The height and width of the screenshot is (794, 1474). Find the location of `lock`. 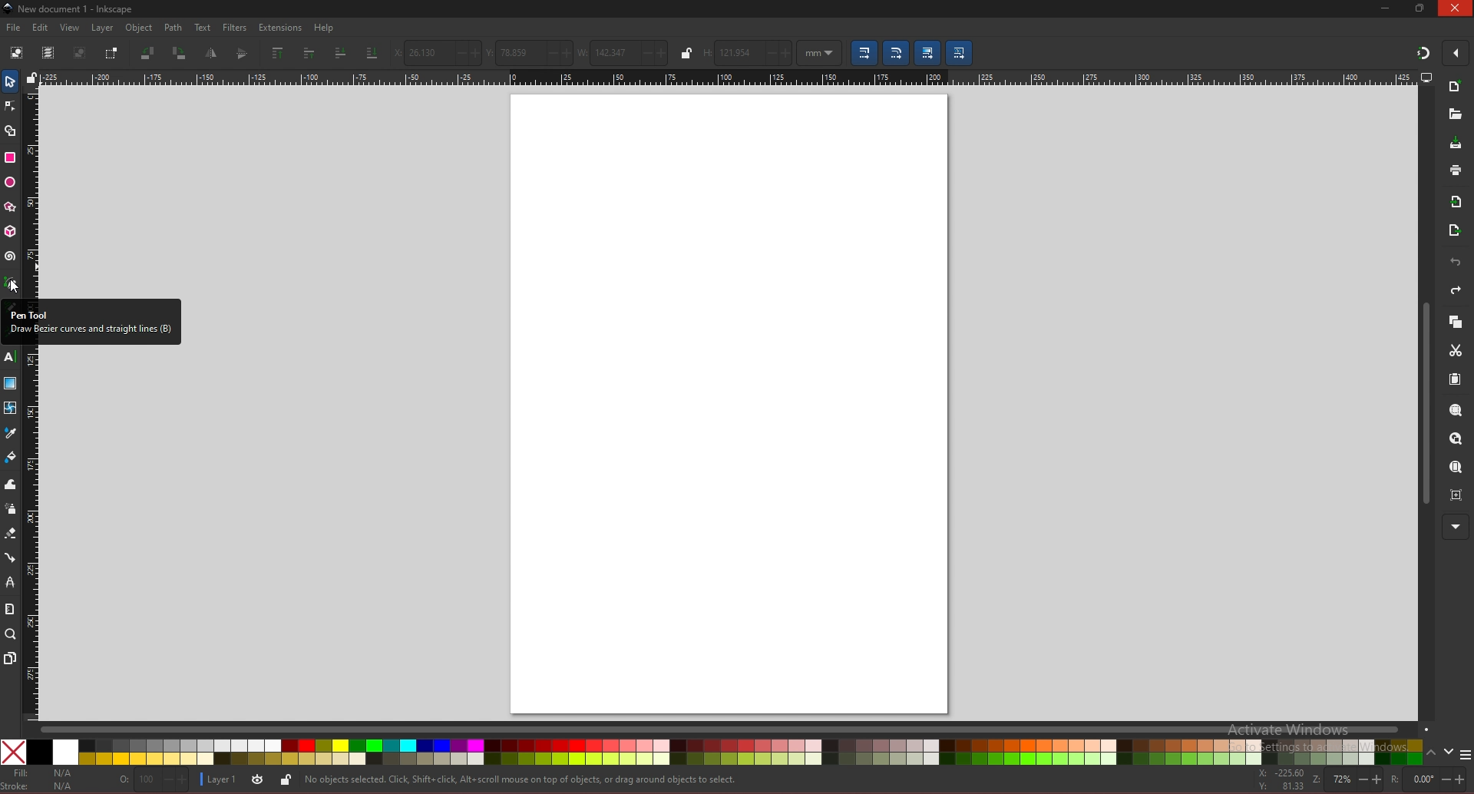

lock is located at coordinates (687, 53).